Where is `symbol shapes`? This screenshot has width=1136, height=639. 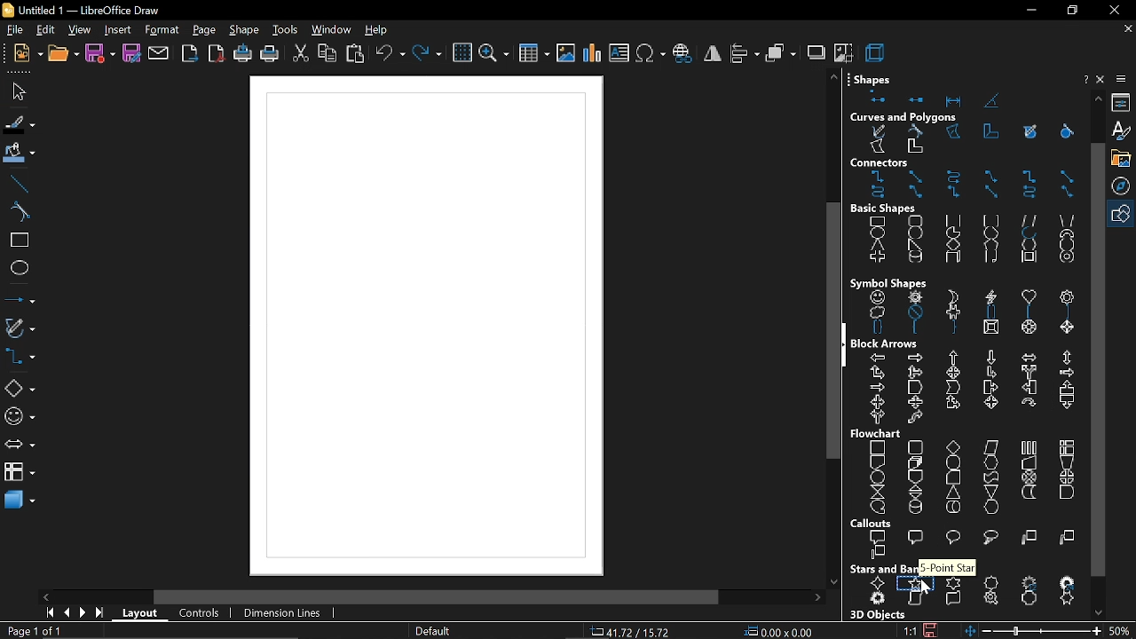
symbol shapes is located at coordinates (892, 280).